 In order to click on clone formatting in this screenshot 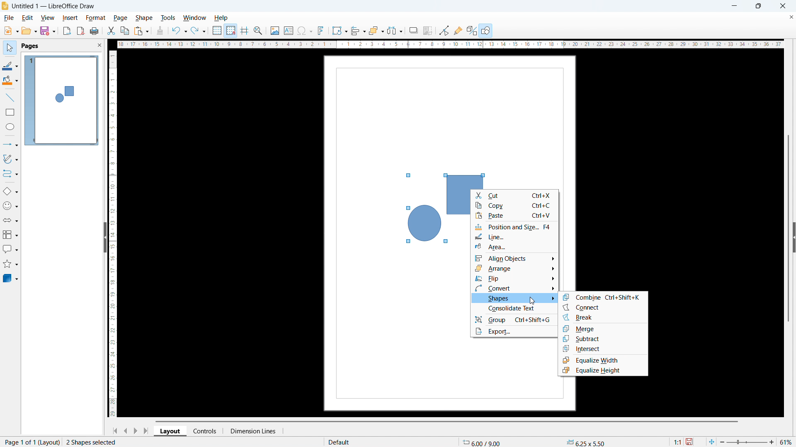, I will do `click(160, 31)`.